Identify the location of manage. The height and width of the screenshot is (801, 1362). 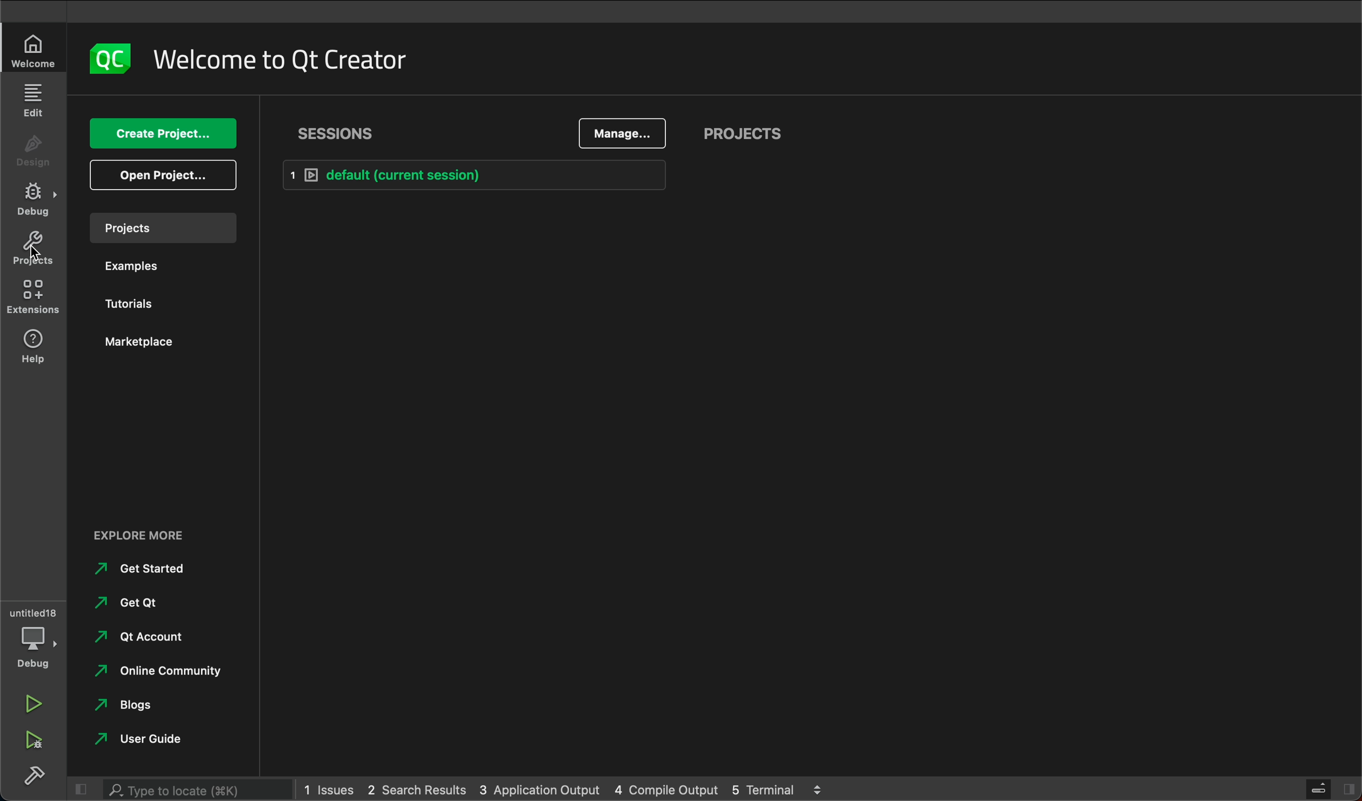
(621, 134).